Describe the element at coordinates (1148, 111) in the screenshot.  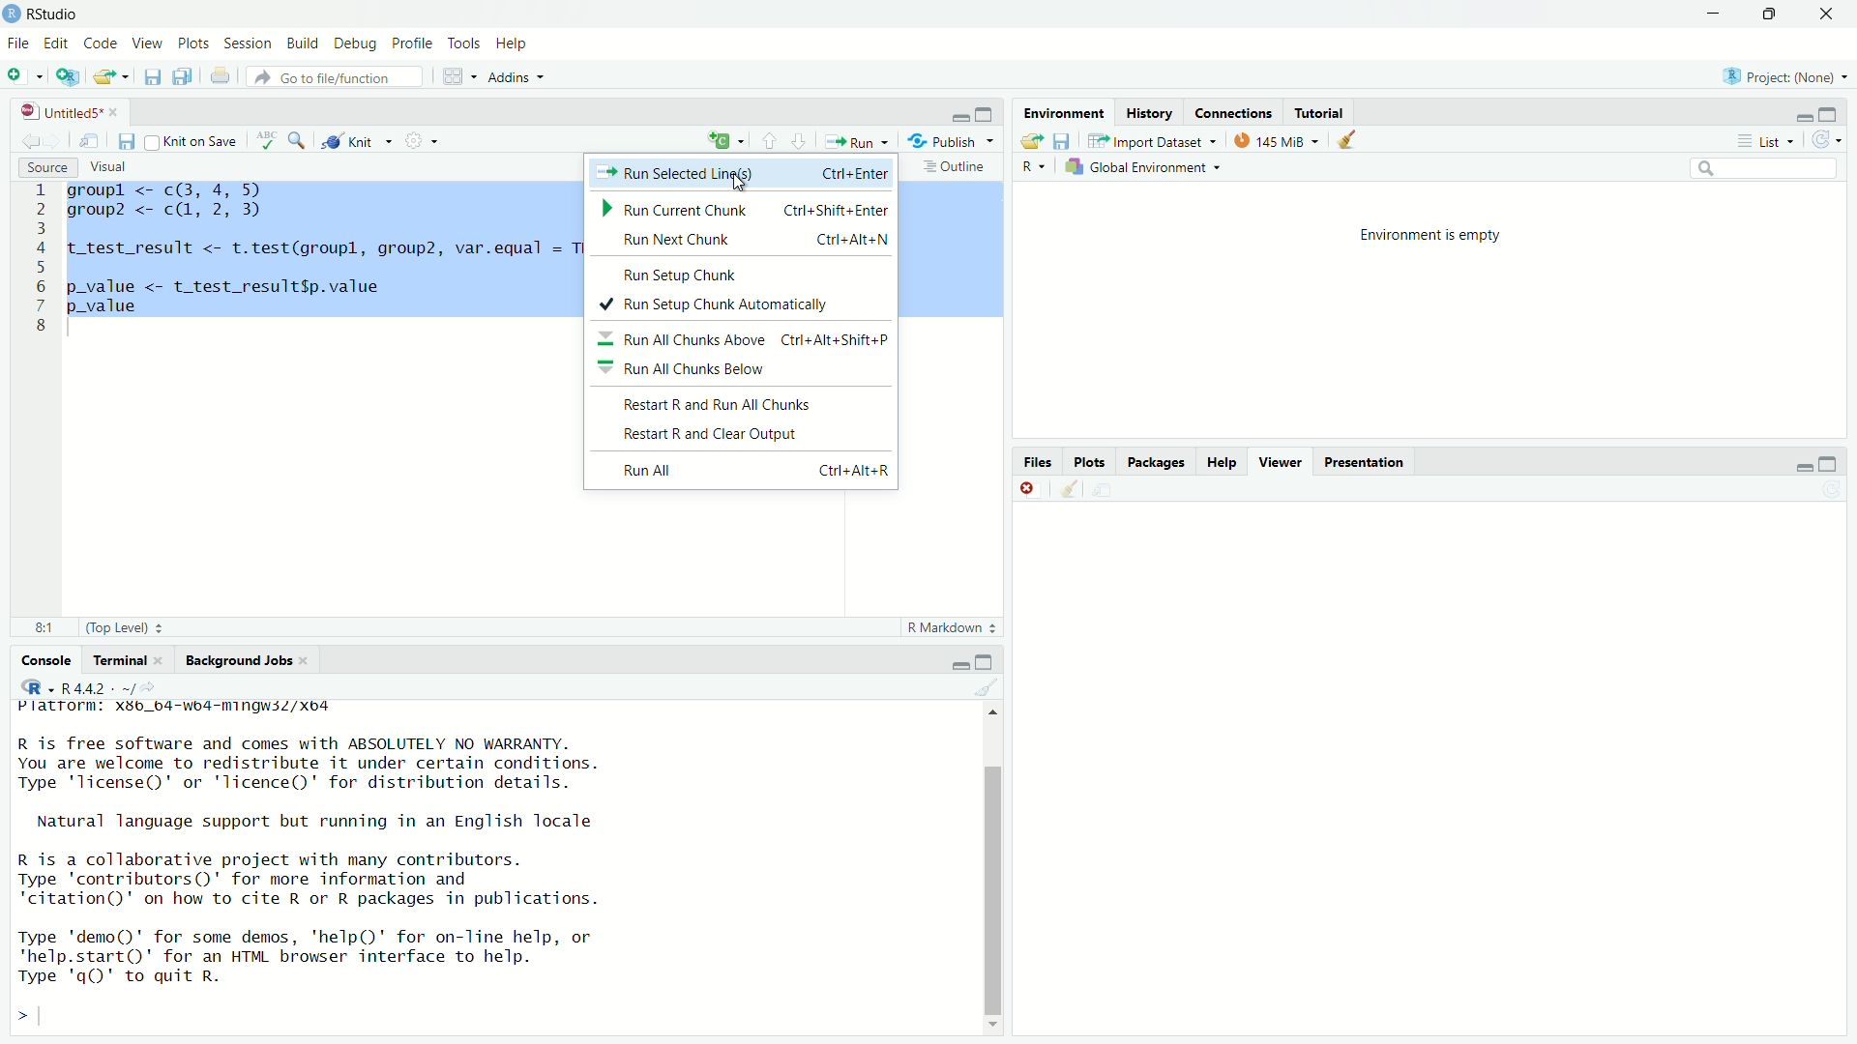
I see `History` at that location.